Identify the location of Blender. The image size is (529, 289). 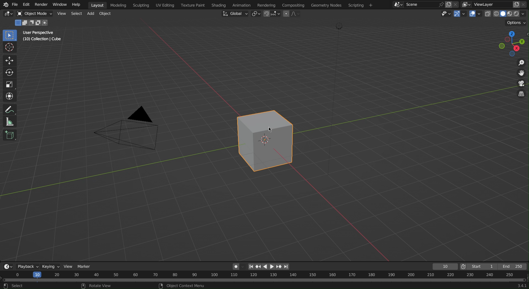
(5, 4).